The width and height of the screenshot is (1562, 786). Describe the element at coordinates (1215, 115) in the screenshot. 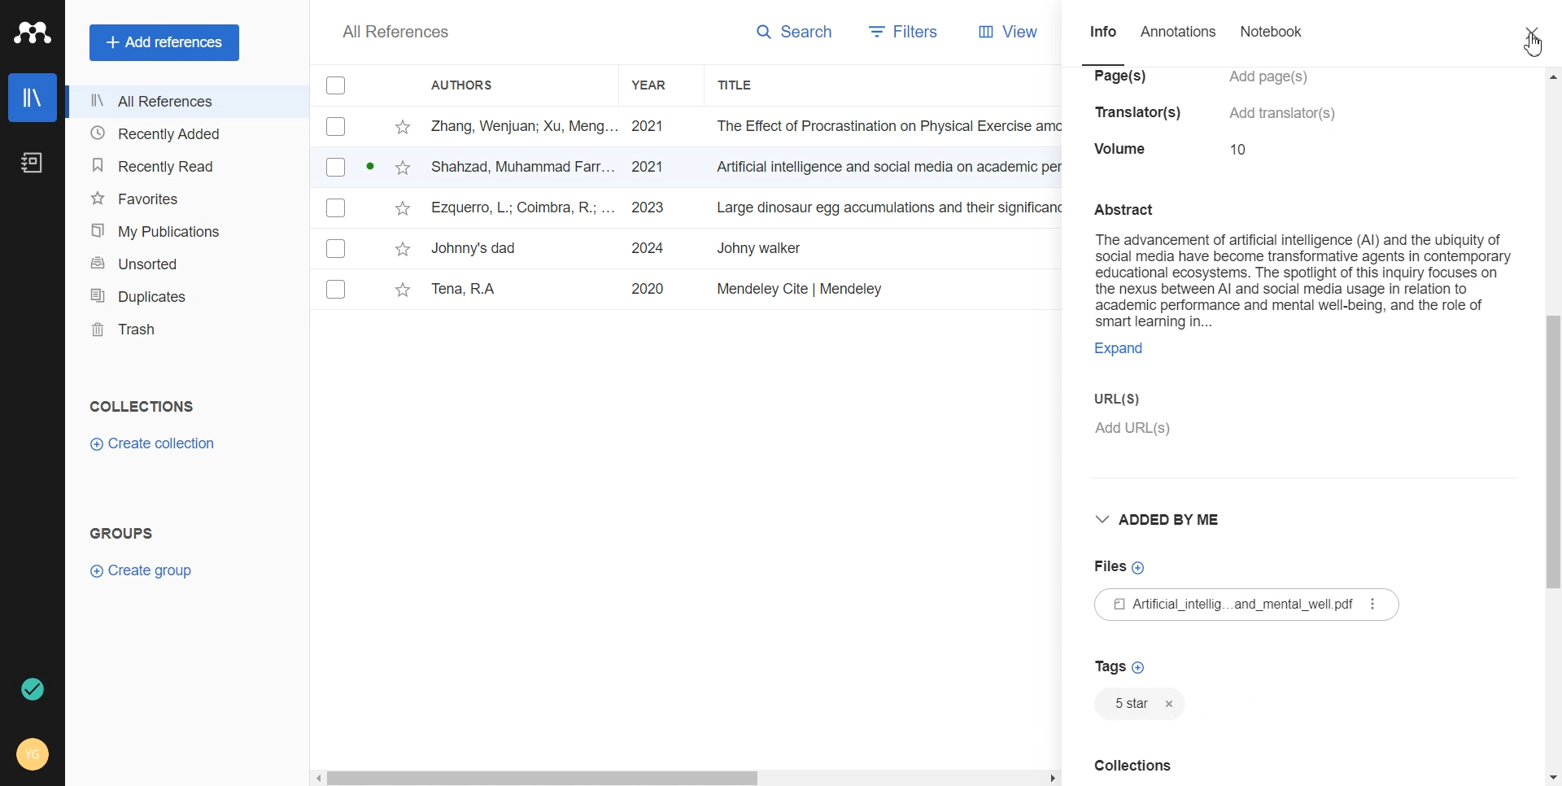

I see `ial intelligence (Al) and the` at that location.